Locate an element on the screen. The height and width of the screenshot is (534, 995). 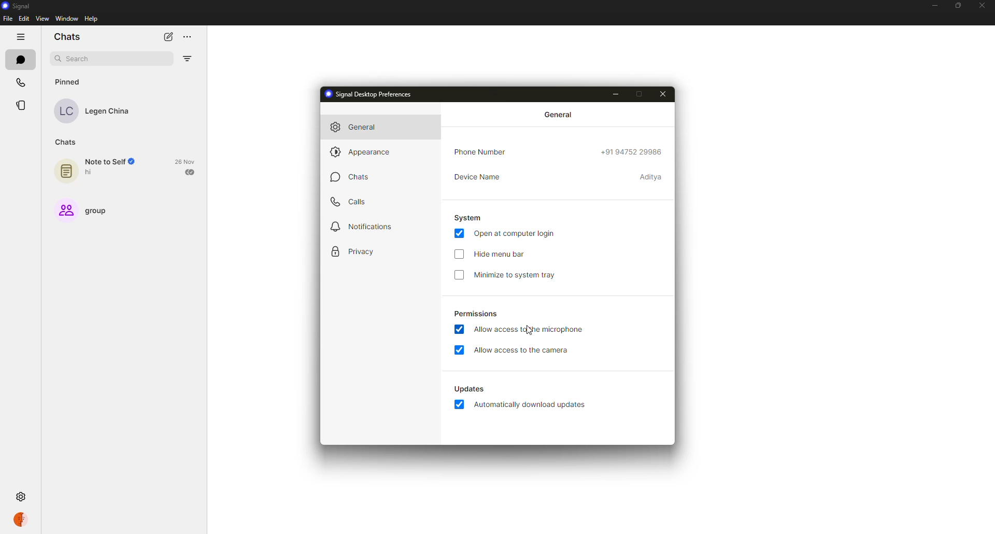
note to self is located at coordinates (101, 168).